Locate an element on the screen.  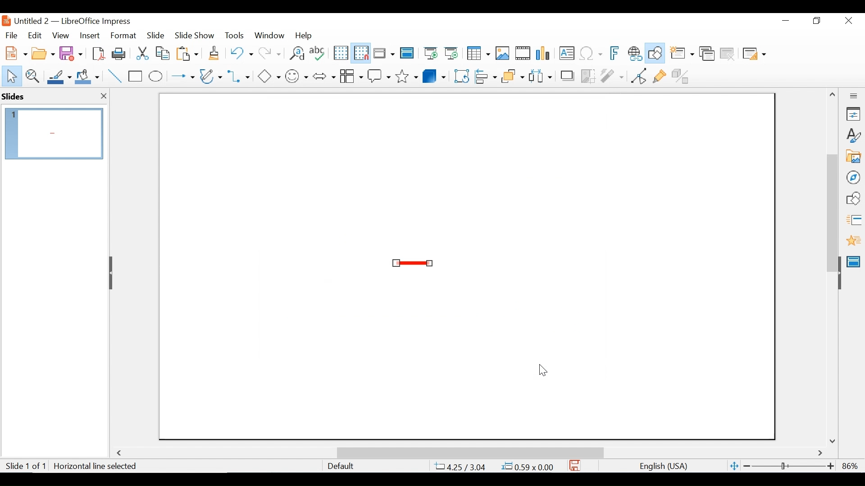
Minimize is located at coordinates (785, 21).